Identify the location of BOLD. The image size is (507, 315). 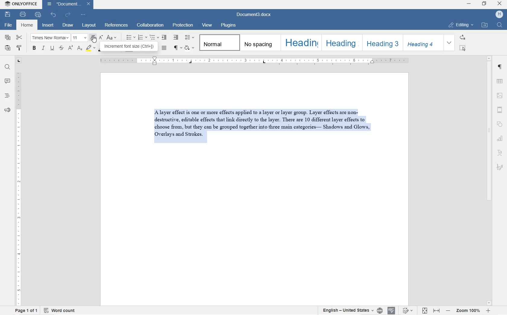
(34, 47).